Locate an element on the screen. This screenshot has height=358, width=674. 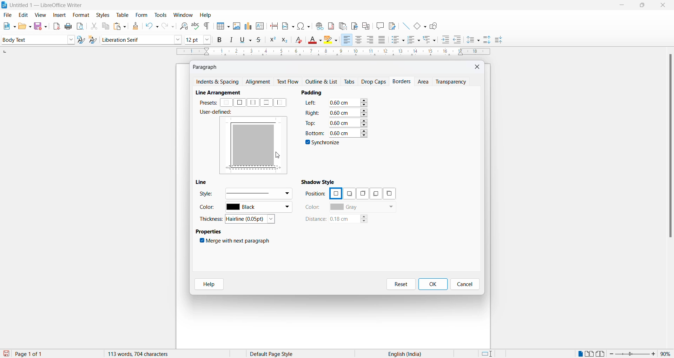
clear direct formatting is located at coordinates (300, 41).